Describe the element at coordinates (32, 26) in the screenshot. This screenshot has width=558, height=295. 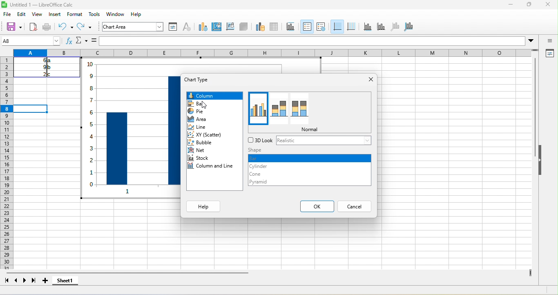
I see `open` at that location.